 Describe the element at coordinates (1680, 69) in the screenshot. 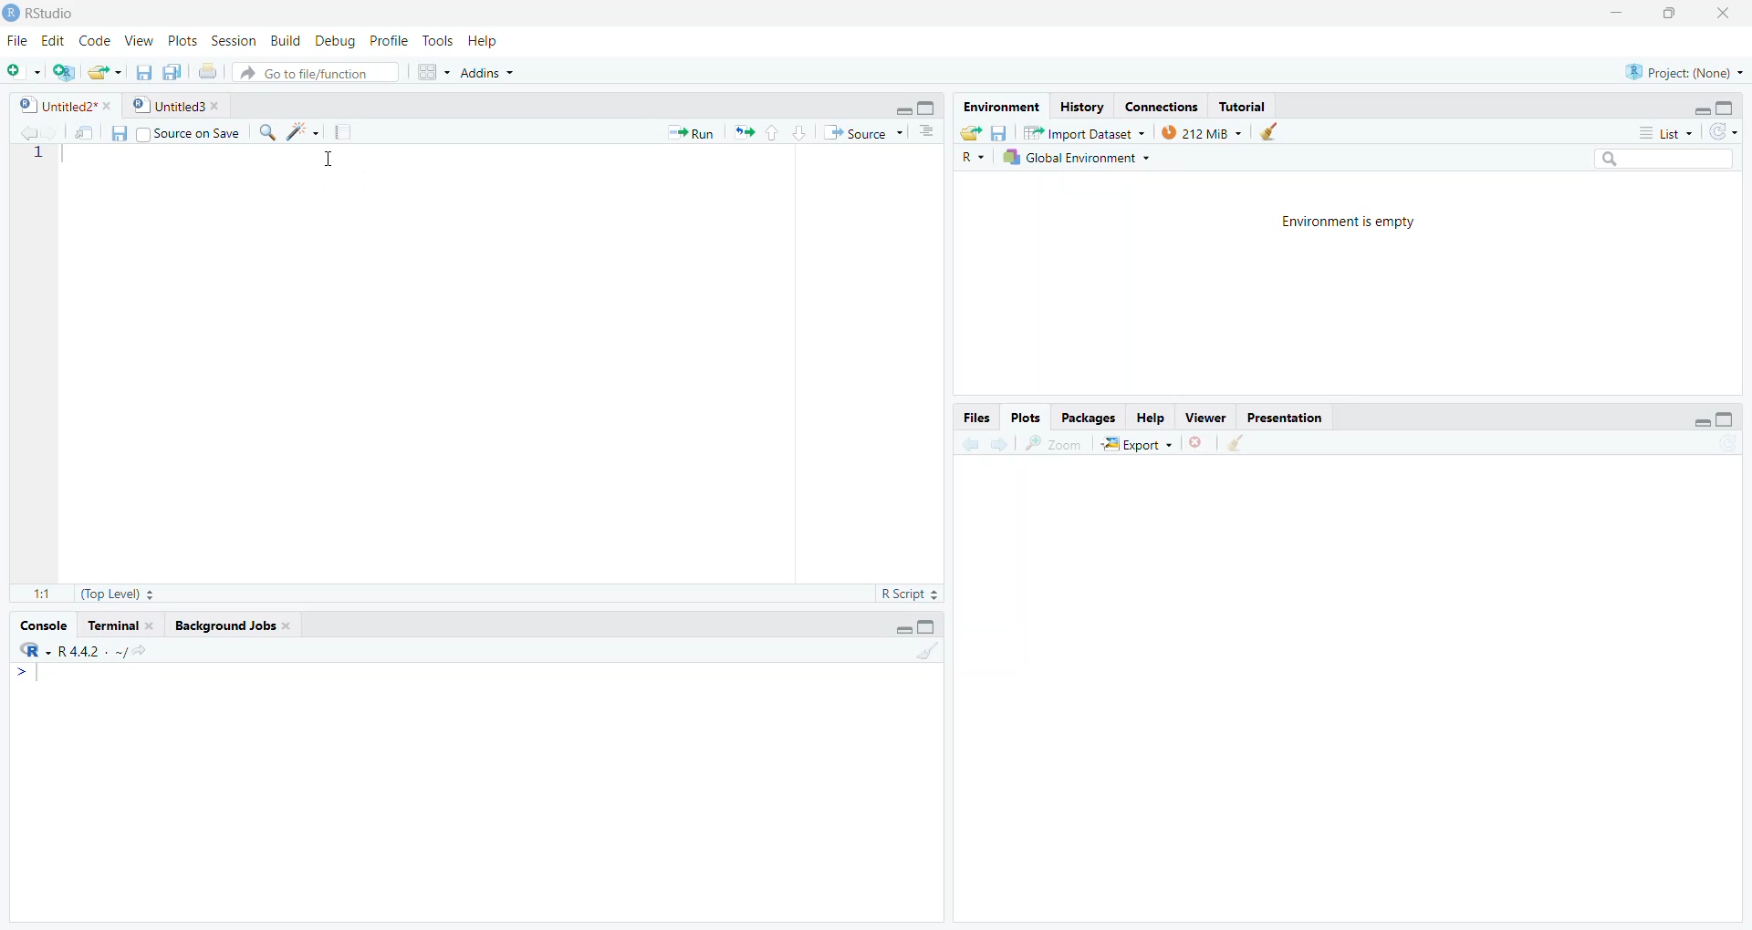

I see `project none` at that location.